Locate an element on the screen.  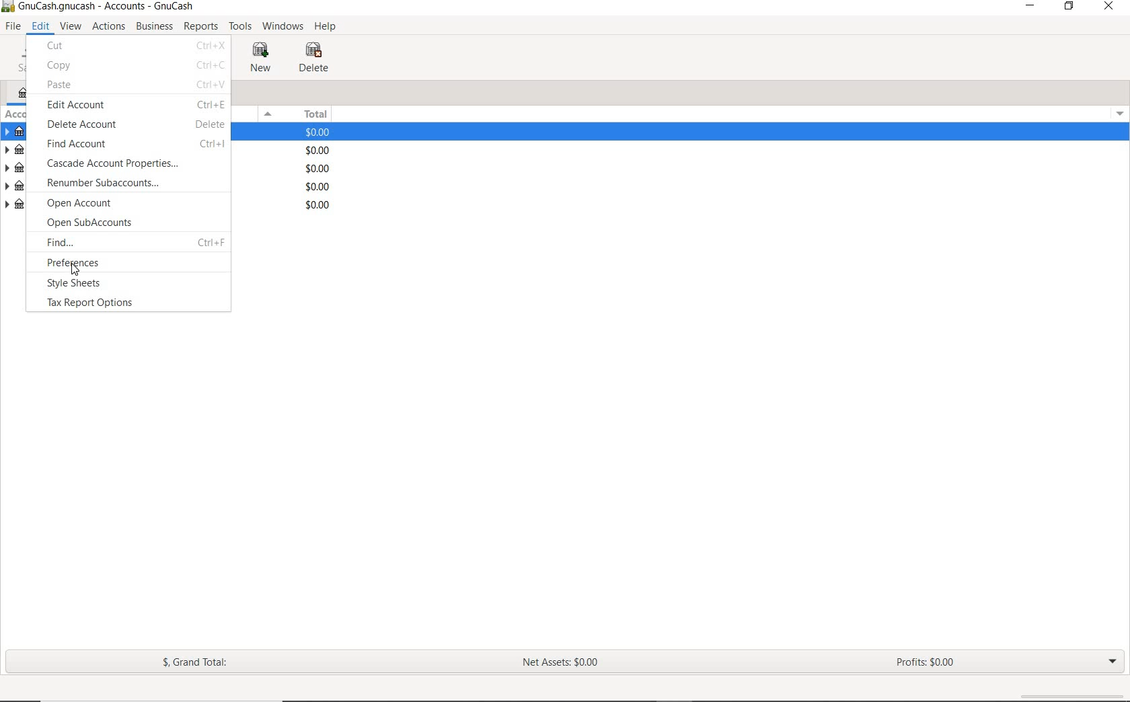
GRAND TOTAL is located at coordinates (195, 663).